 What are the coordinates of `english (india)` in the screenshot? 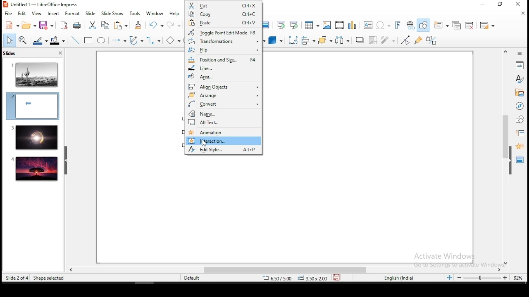 It's located at (400, 278).